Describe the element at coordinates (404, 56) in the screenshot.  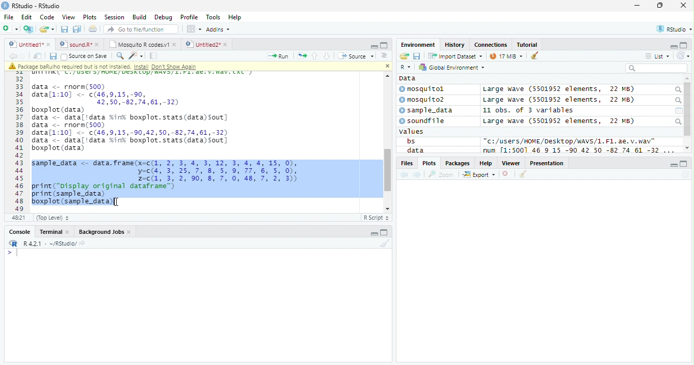
I see `Folder` at that location.